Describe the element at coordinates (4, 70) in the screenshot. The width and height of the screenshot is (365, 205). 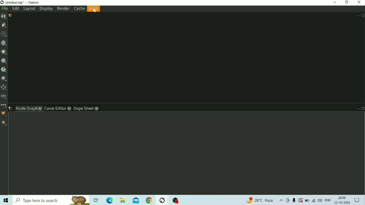
I see `Keyer` at that location.